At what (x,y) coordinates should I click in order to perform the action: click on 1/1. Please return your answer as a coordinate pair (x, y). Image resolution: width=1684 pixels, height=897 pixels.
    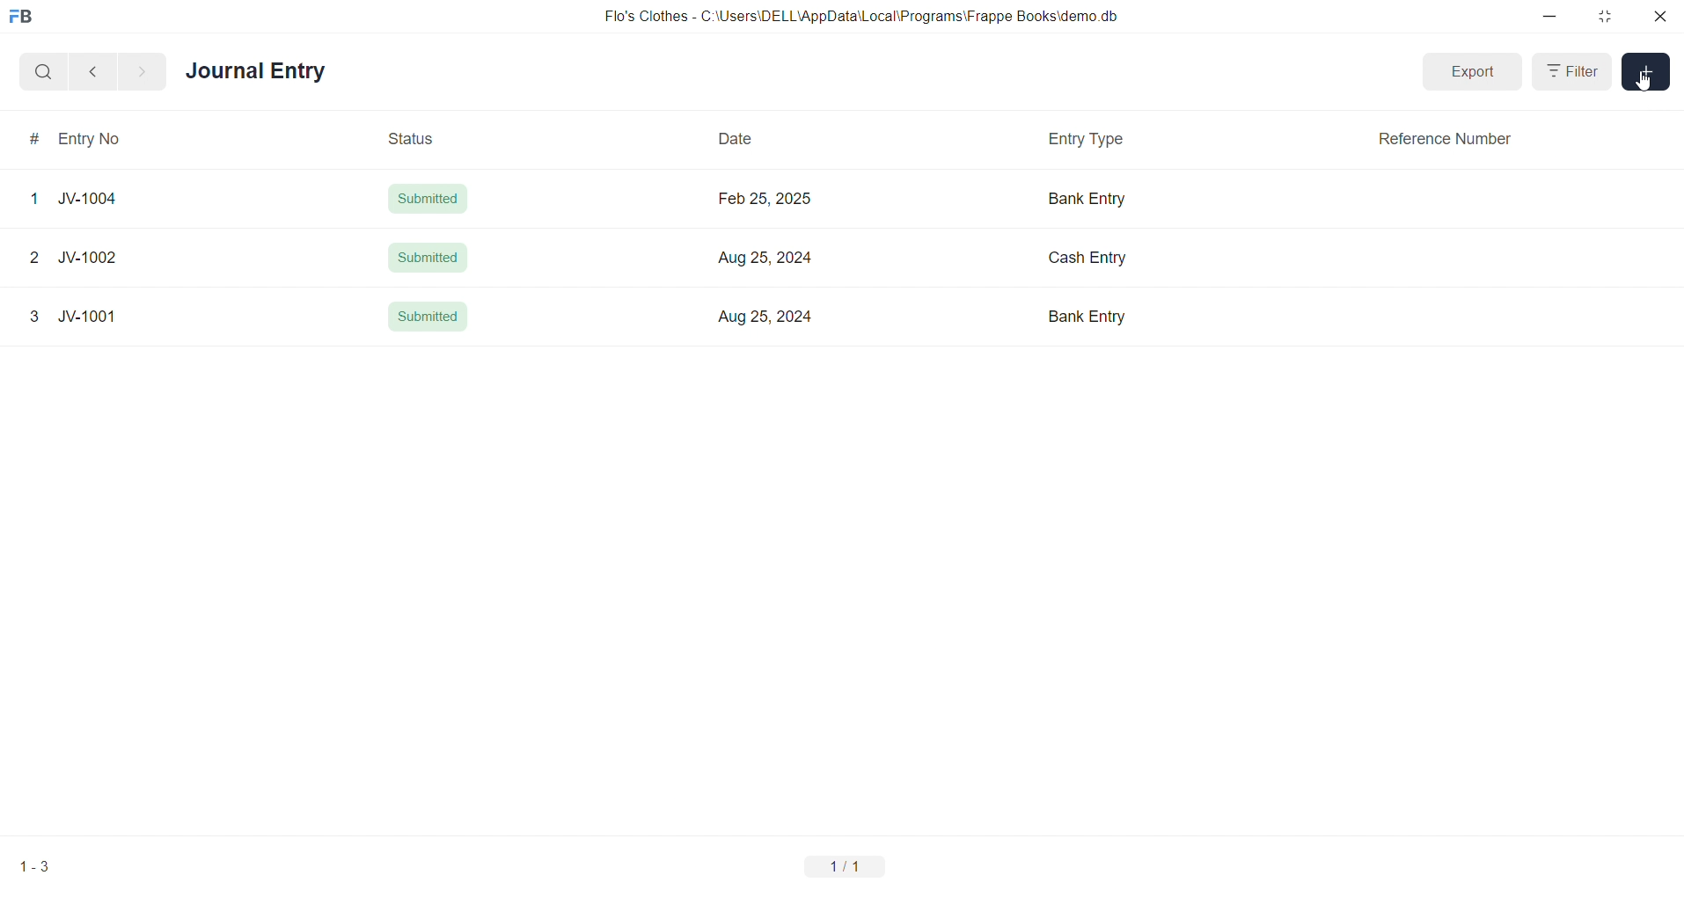
    Looking at the image, I should click on (846, 867).